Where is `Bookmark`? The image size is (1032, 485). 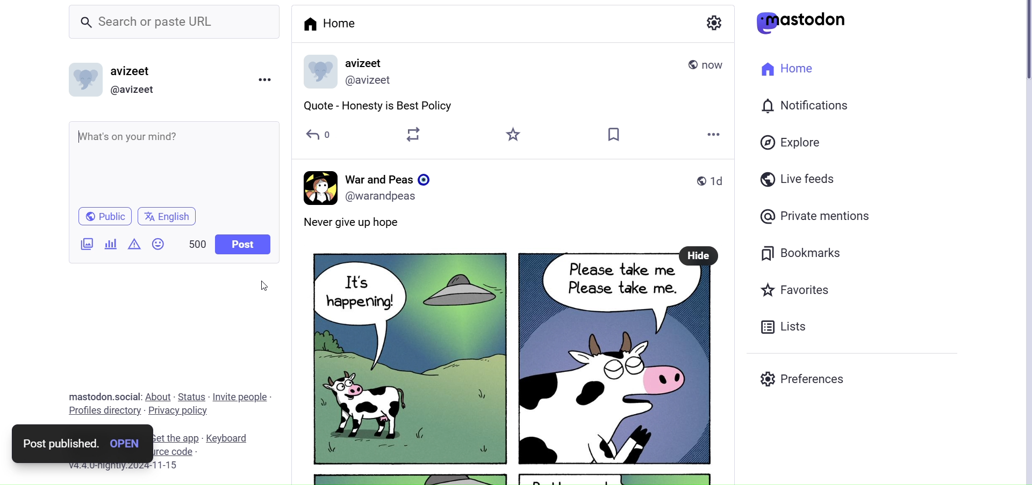
Bookmark is located at coordinates (614, 135).